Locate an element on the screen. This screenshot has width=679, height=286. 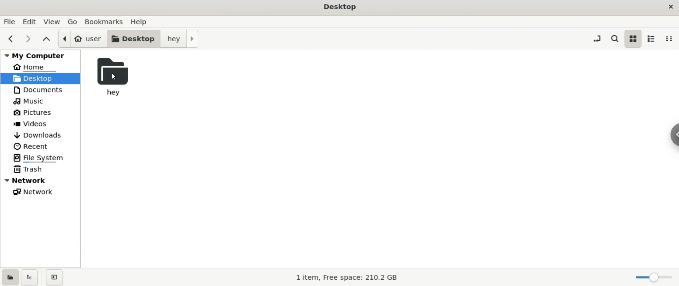
home is located at coordinates (41, 66).